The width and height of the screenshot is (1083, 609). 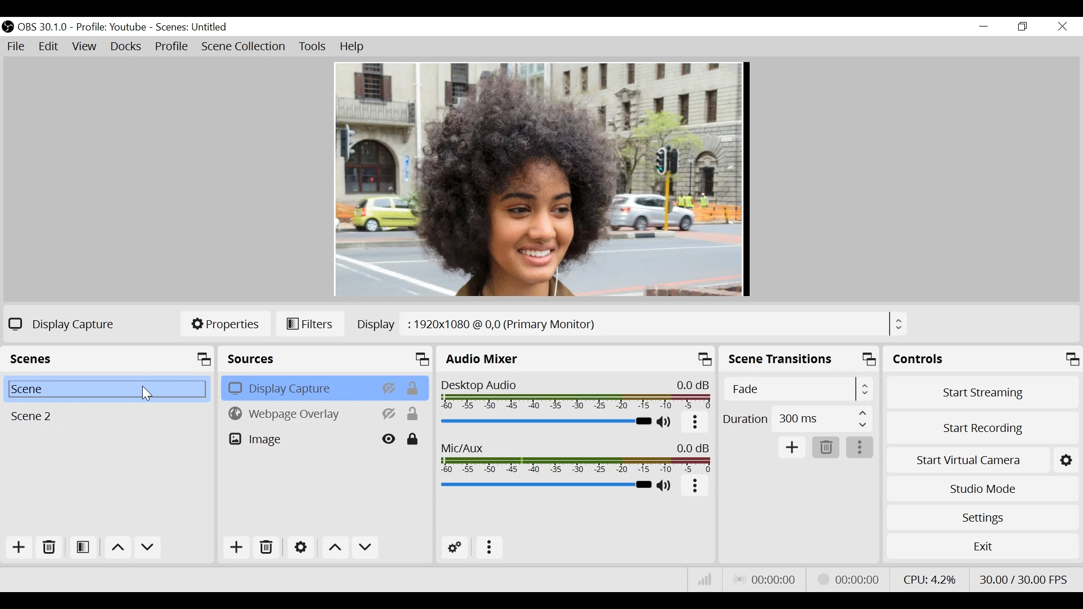 What do you see at coordinates (1023, 27) in the screenshot?
I see `Restore` at bounding box center [1023, 27].